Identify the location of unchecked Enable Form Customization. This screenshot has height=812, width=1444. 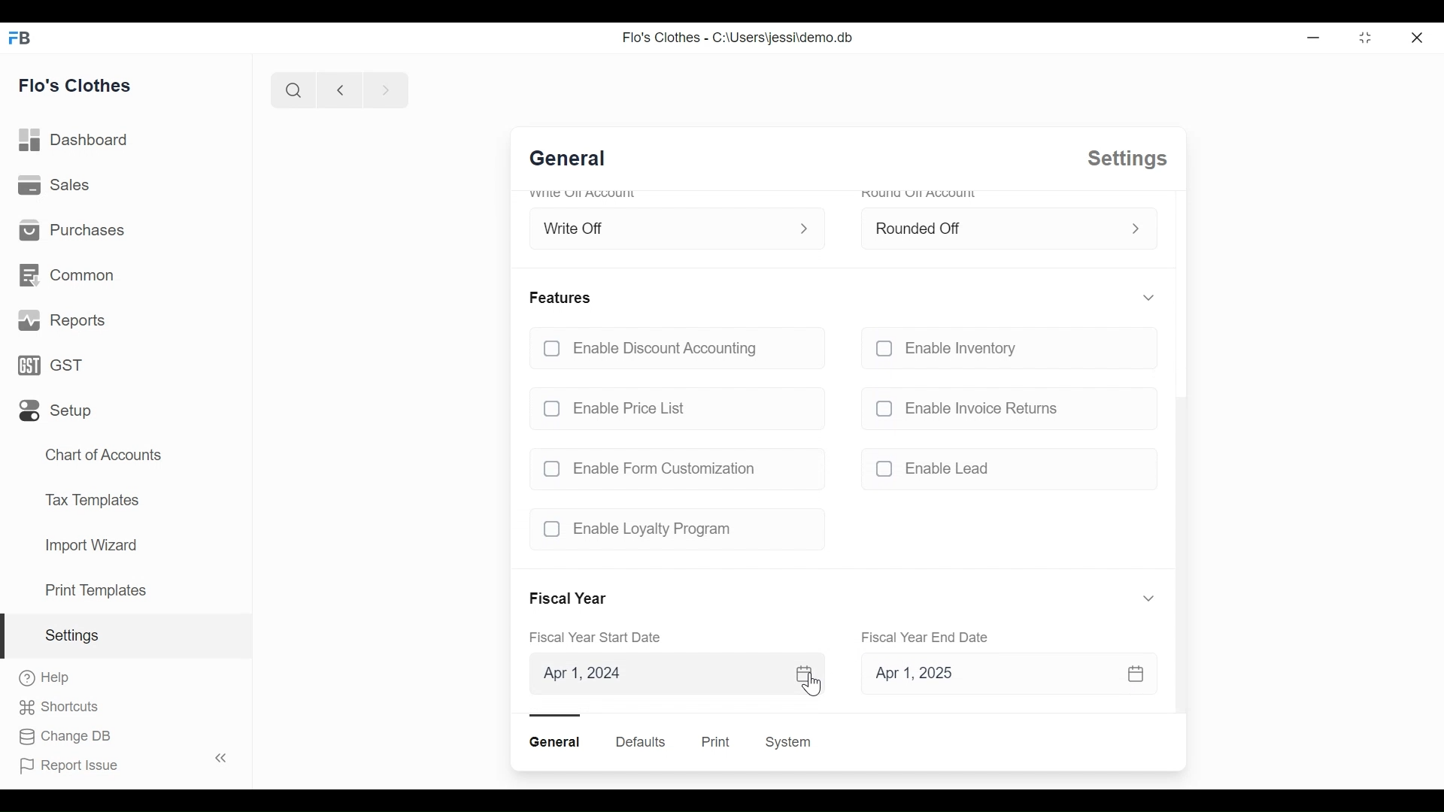
(671, 468).